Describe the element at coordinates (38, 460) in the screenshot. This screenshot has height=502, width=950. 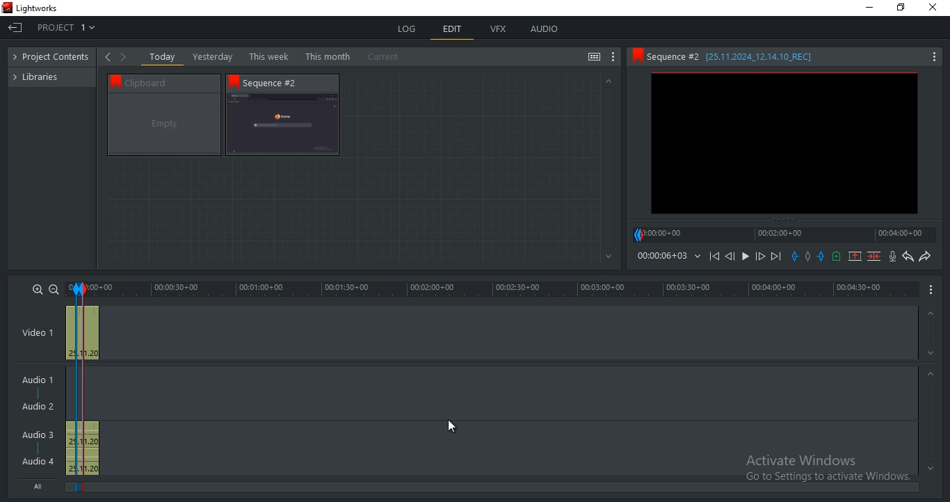
I see `Audio 4` at that location.